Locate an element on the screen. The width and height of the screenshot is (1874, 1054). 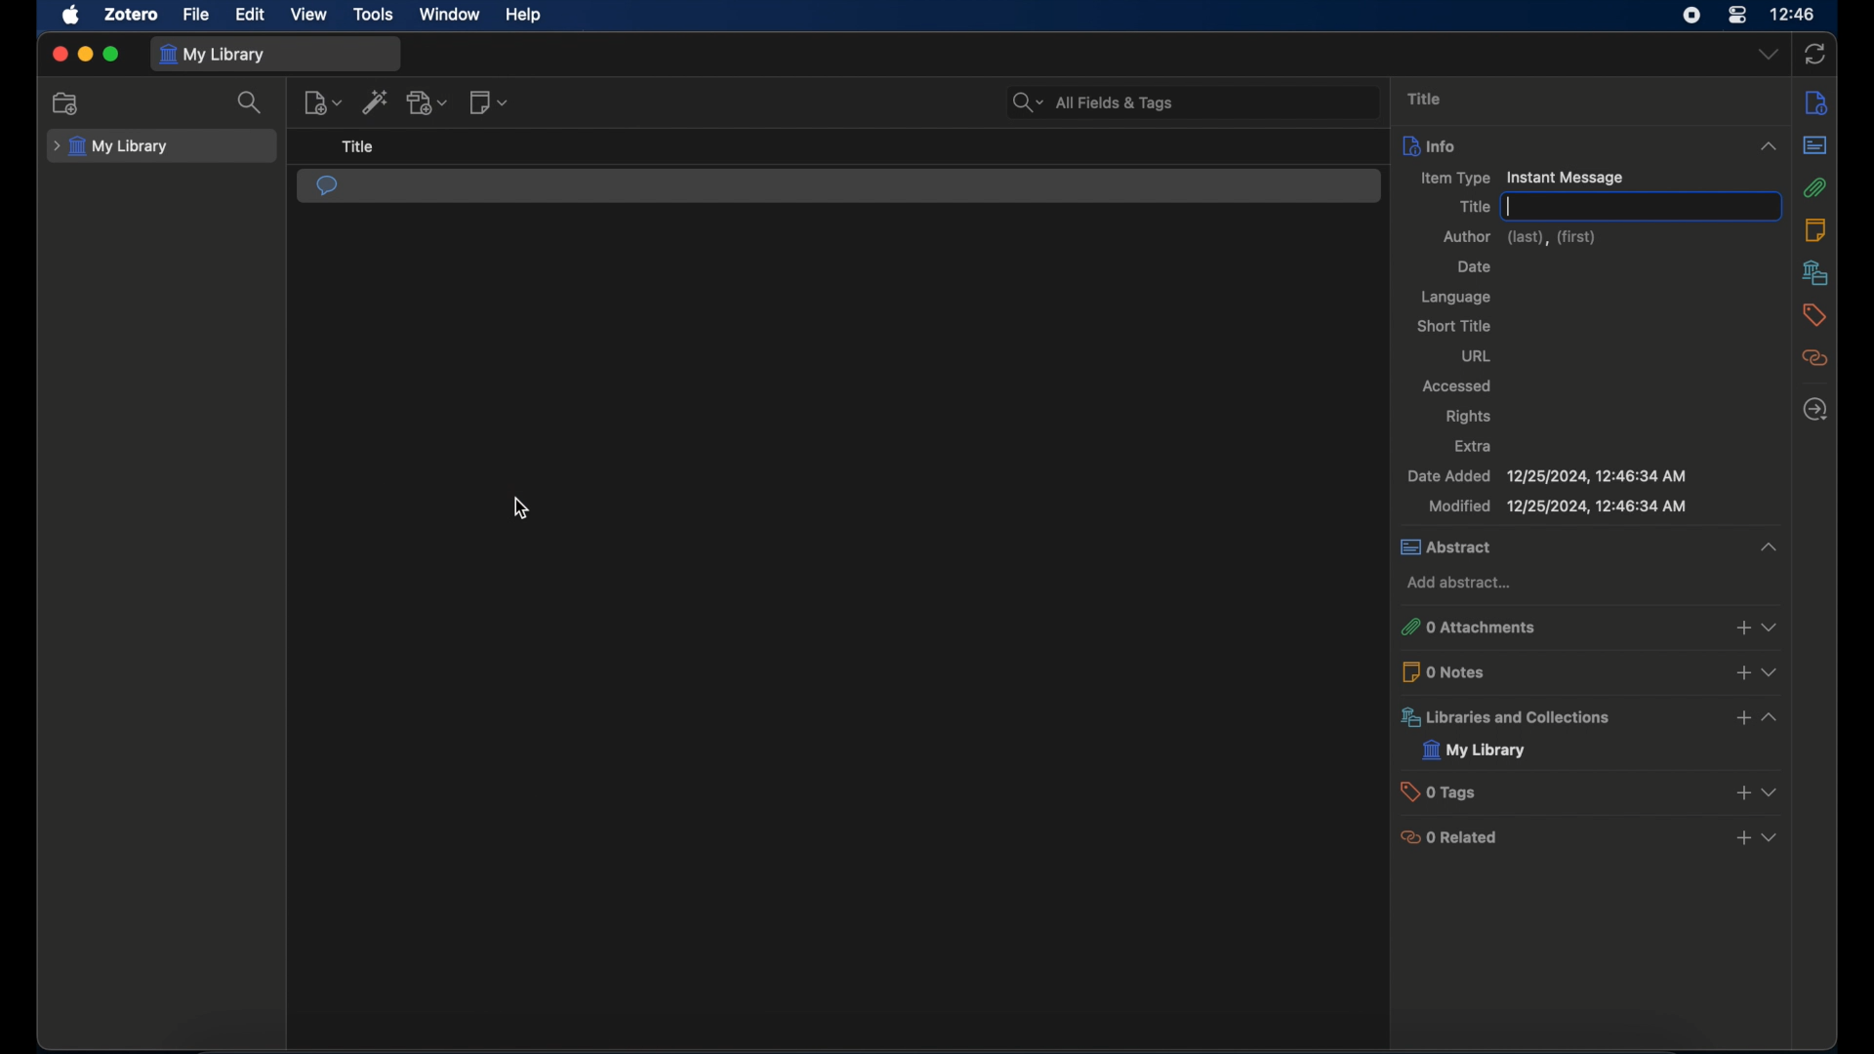
apple is located at coordinates (70, 16).